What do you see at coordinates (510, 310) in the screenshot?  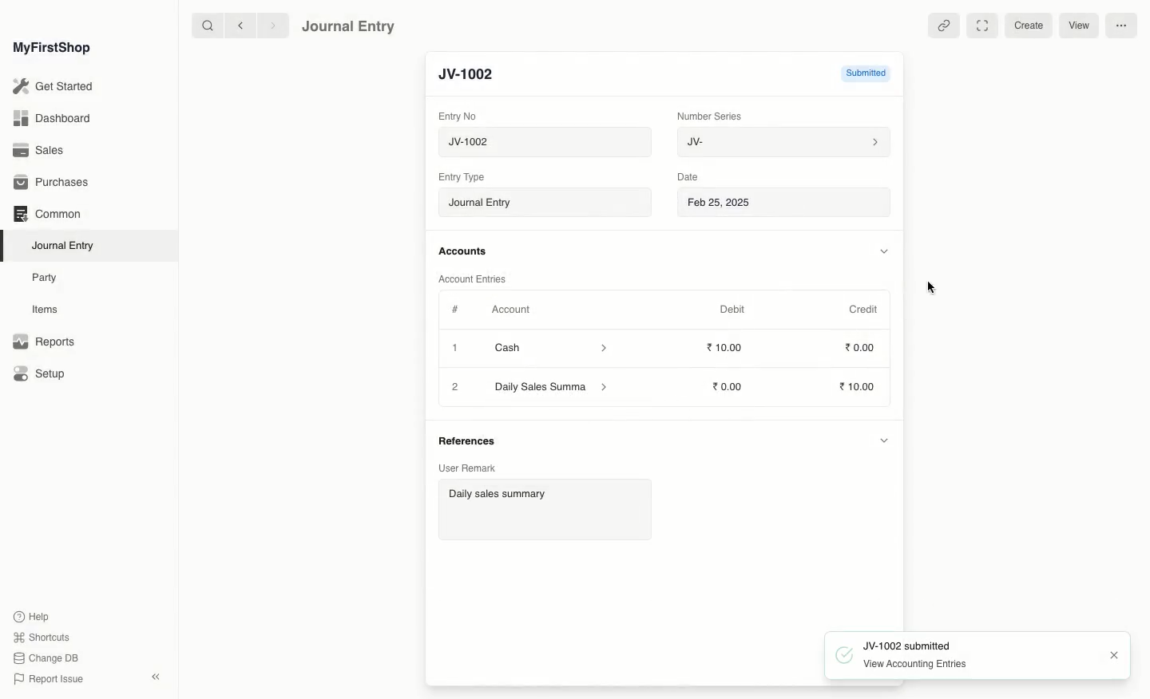 I see `Account` at bounding box center [510, 310].